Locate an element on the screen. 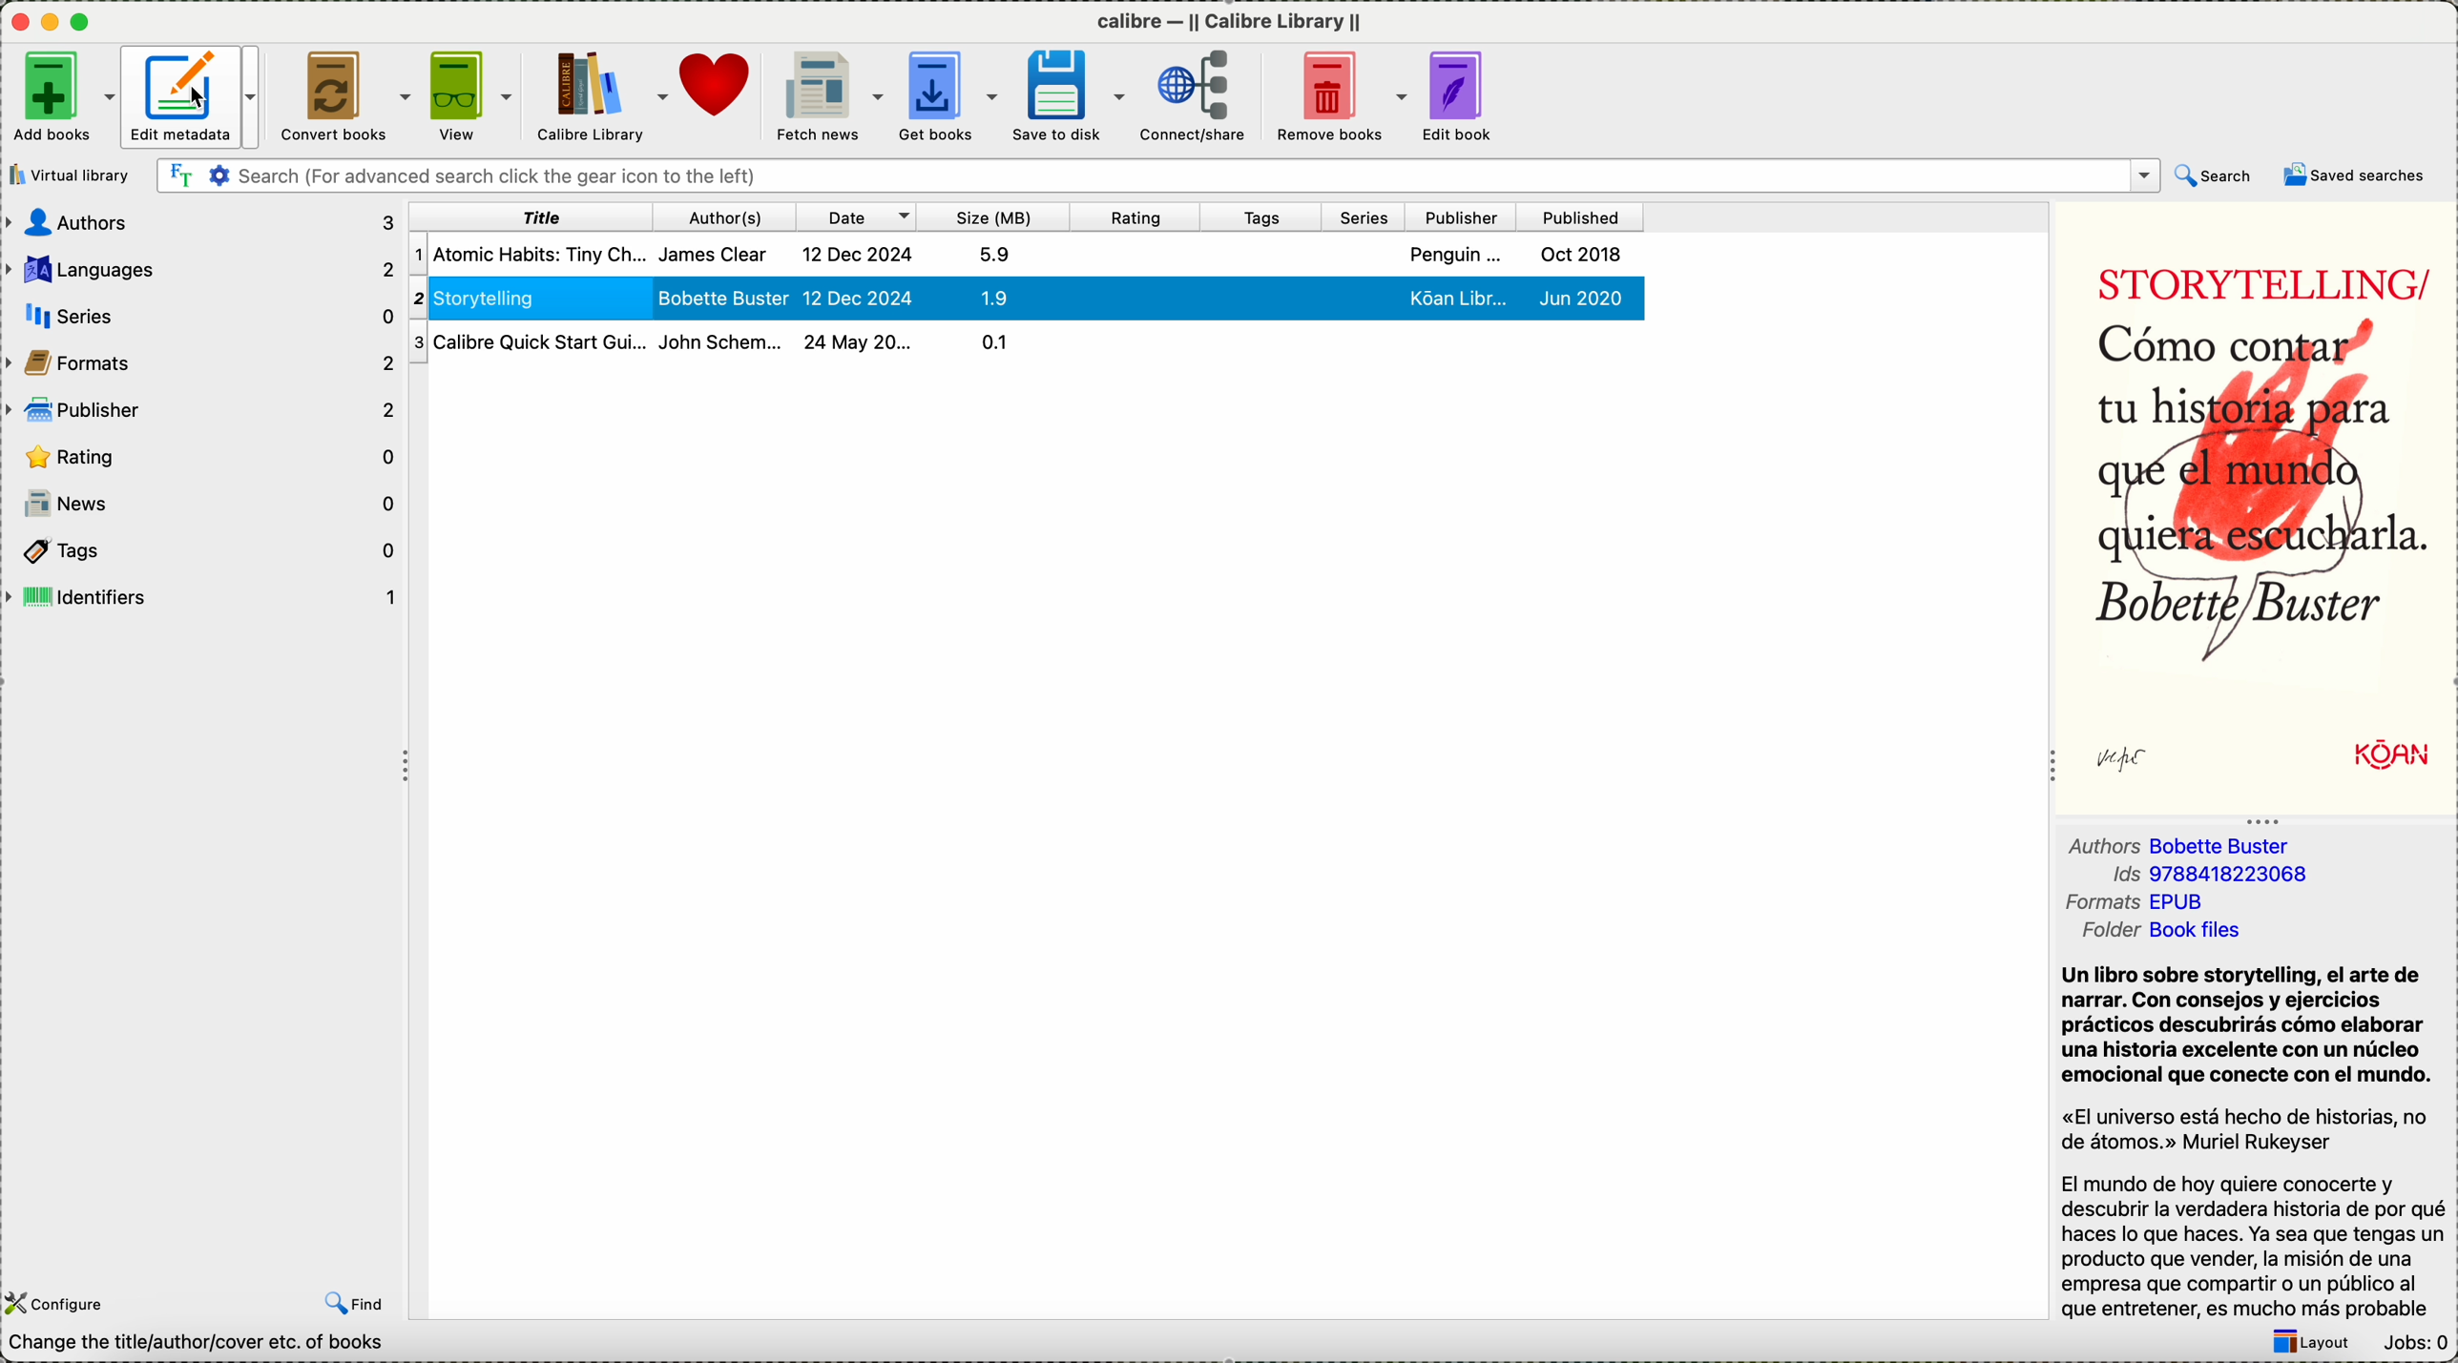 This screenshot has width=2458, height=1363. calibre library is located at coordinates (594, 95).